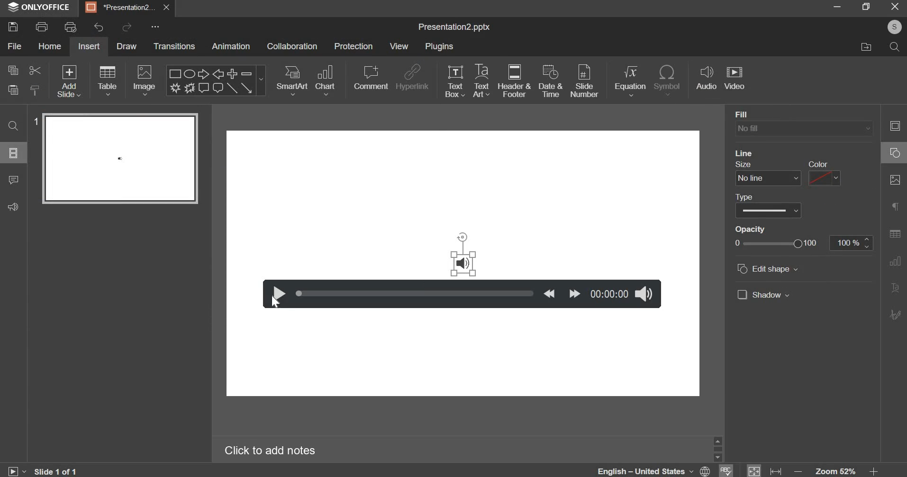 This screenshot has width=907, height=477. I want to click on smartart, so click(292, 80).